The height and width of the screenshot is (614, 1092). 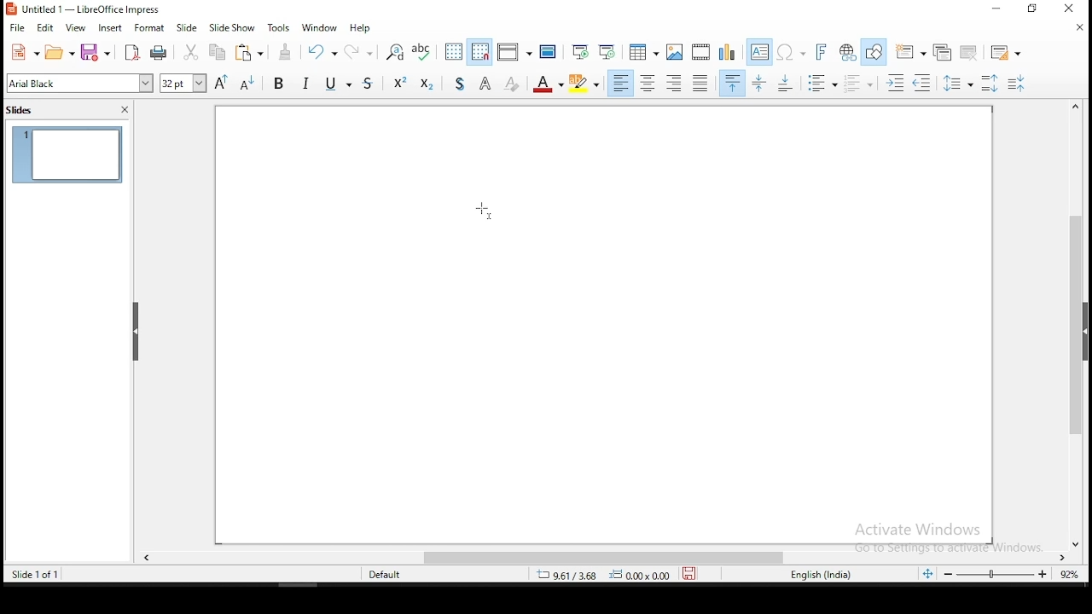 What do you see at coordinates (320, 28) in the screenshot?
I see `window` at bounding box center [320, 28].